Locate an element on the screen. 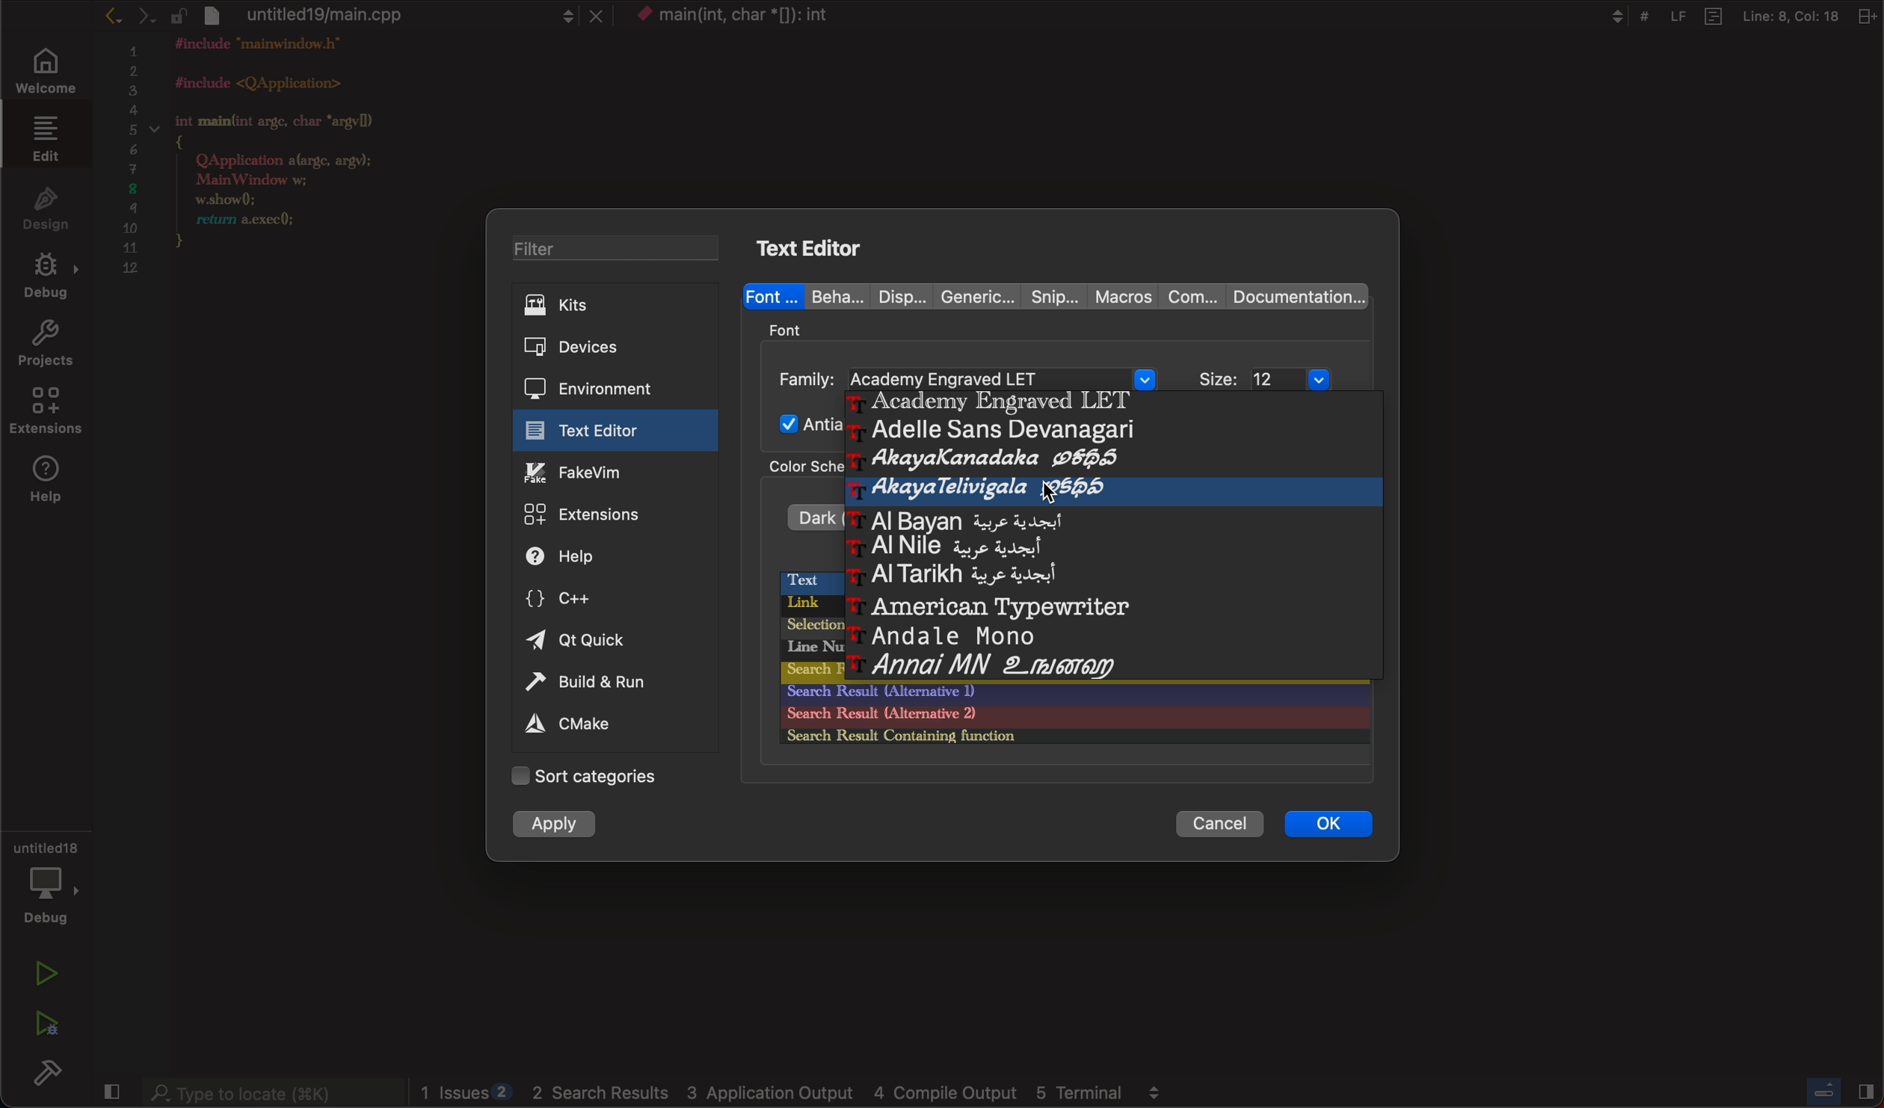 This screenshot has width=1884, height=1108. Categories is located at coordinates (599, 777).